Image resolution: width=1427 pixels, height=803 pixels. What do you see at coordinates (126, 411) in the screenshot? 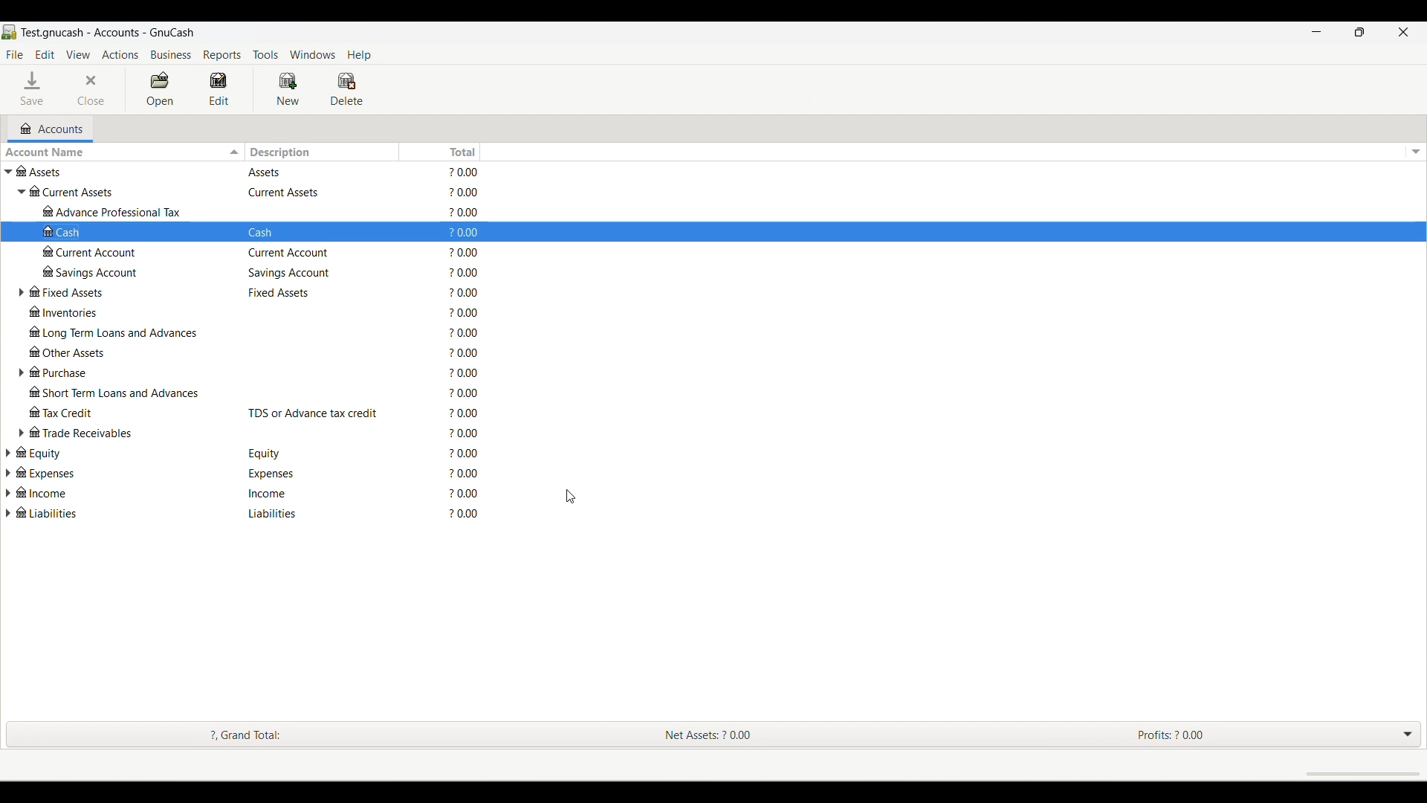
I see `Tax credit` at bounding box center [126, 411].